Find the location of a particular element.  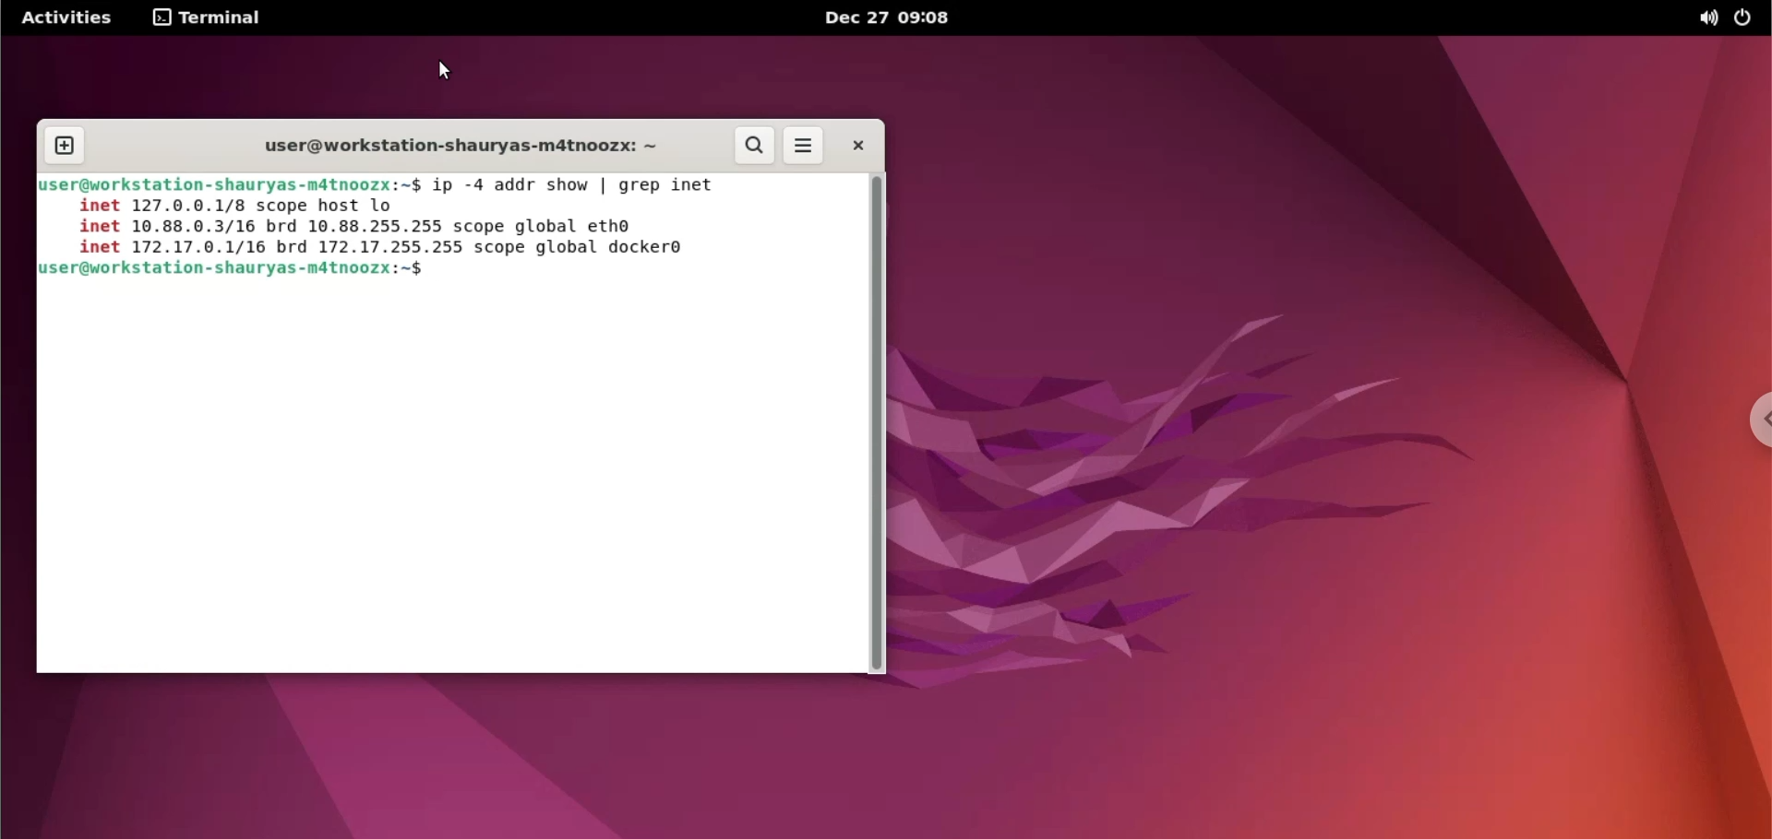

Activities is located at coordinates (66, 18).